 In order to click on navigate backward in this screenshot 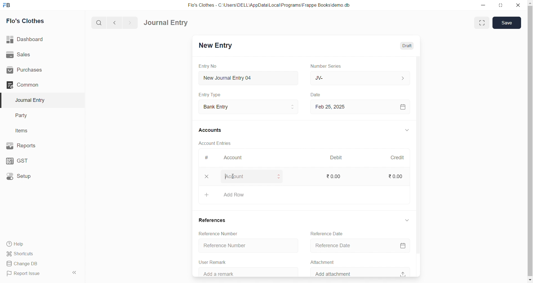, I will do `click(117, 22)`.